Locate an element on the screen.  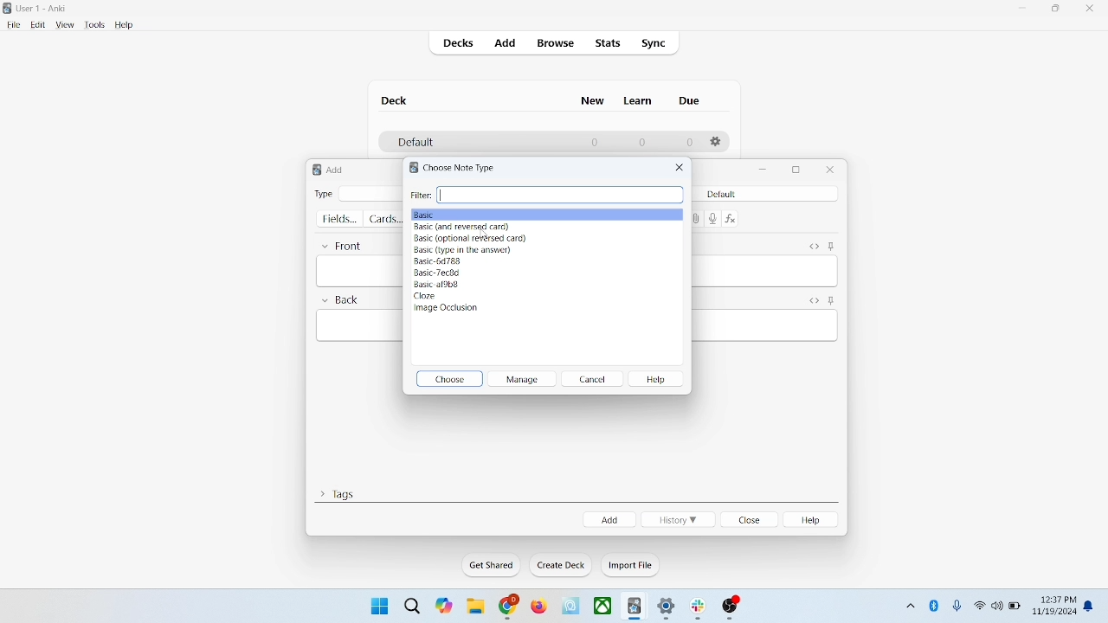
learn is located at coordinates (637, 100).